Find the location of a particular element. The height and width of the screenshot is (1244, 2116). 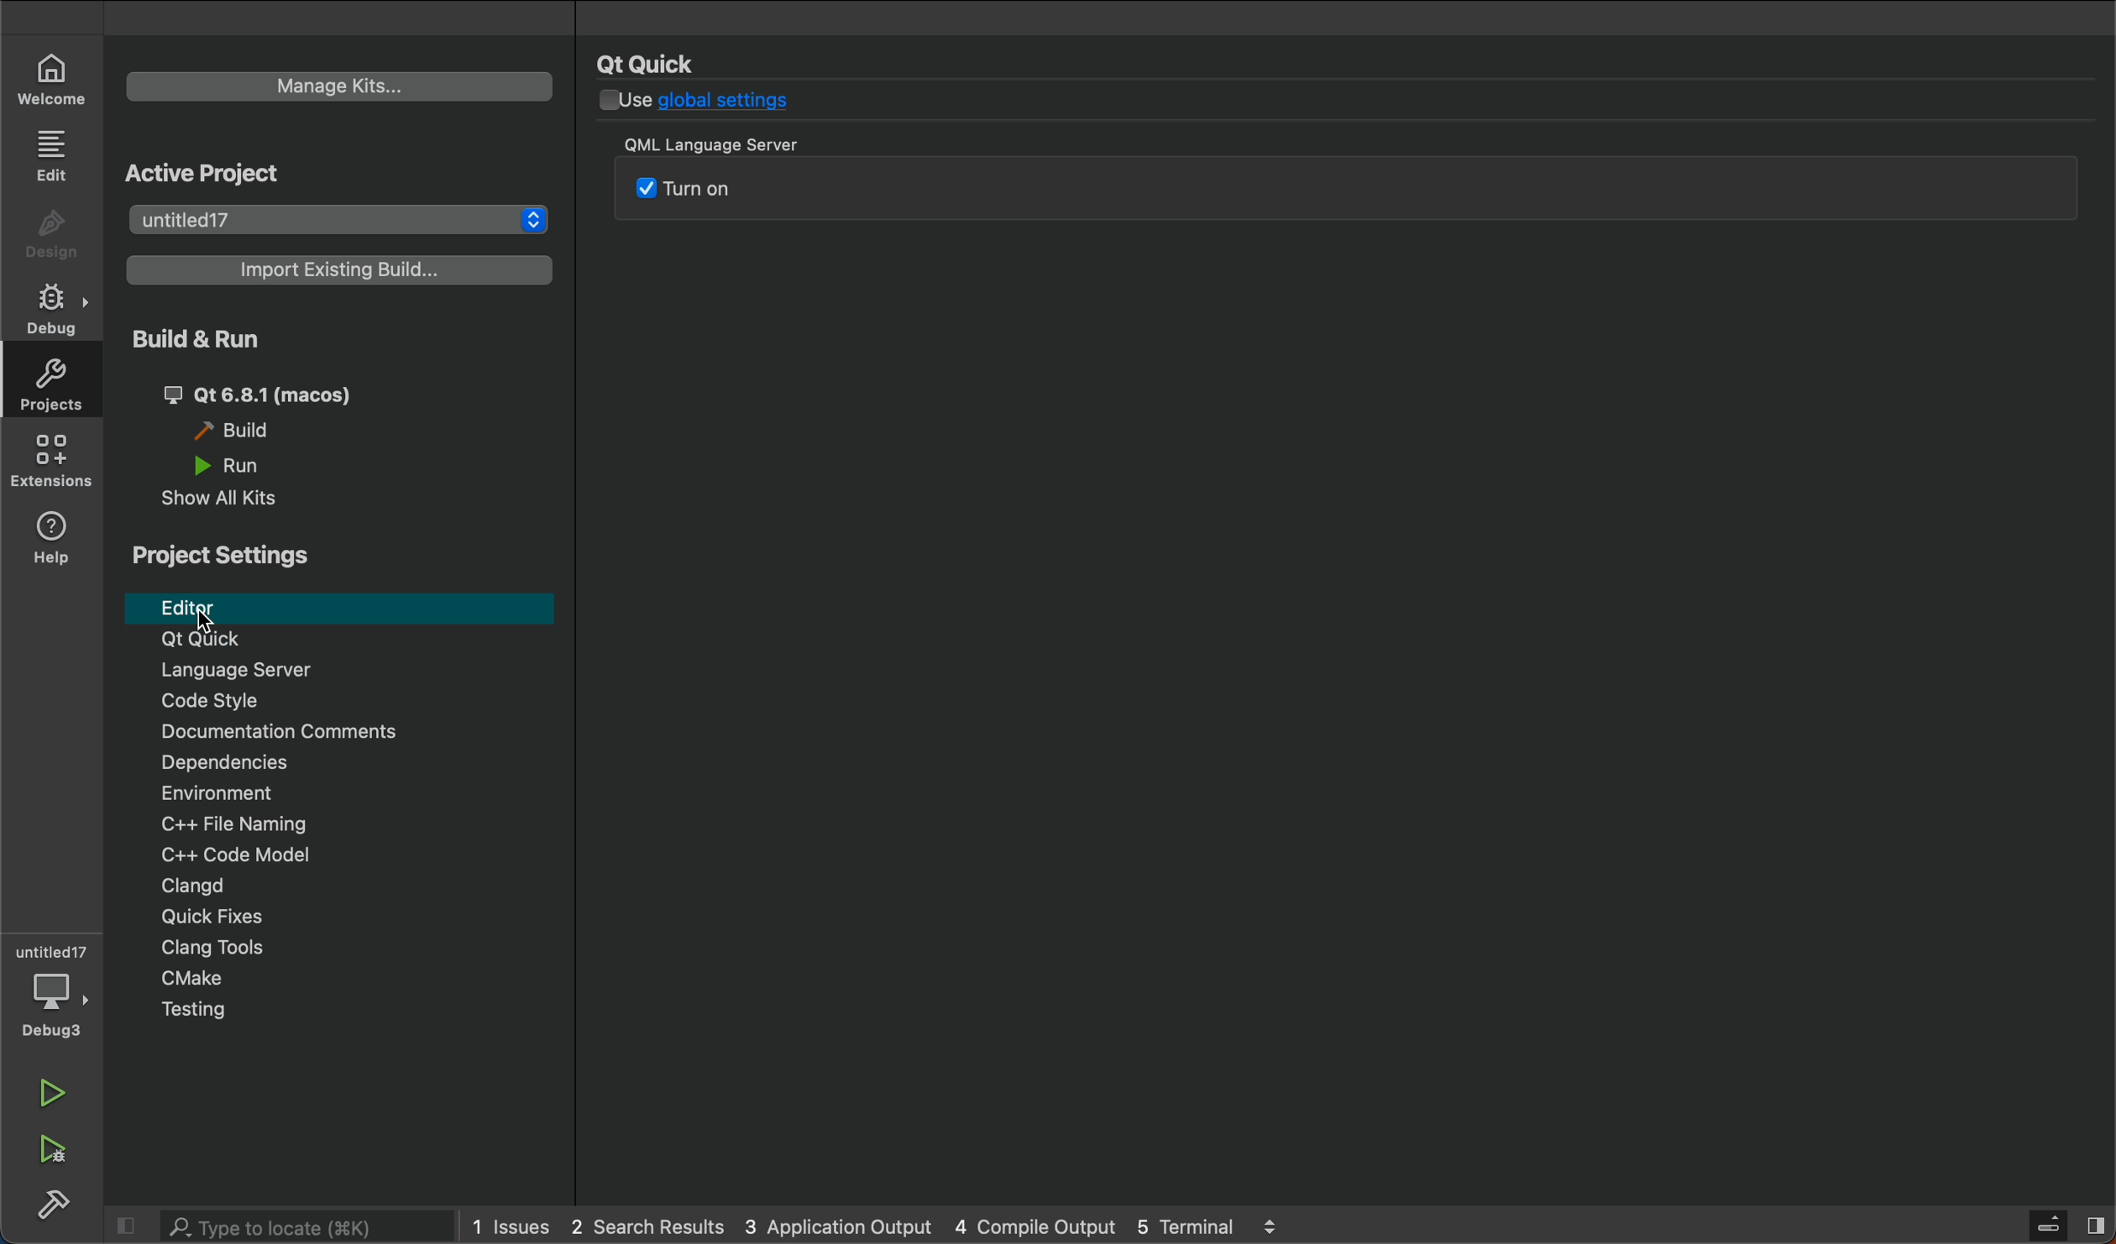

file naming is located at coordinates (323, 821).